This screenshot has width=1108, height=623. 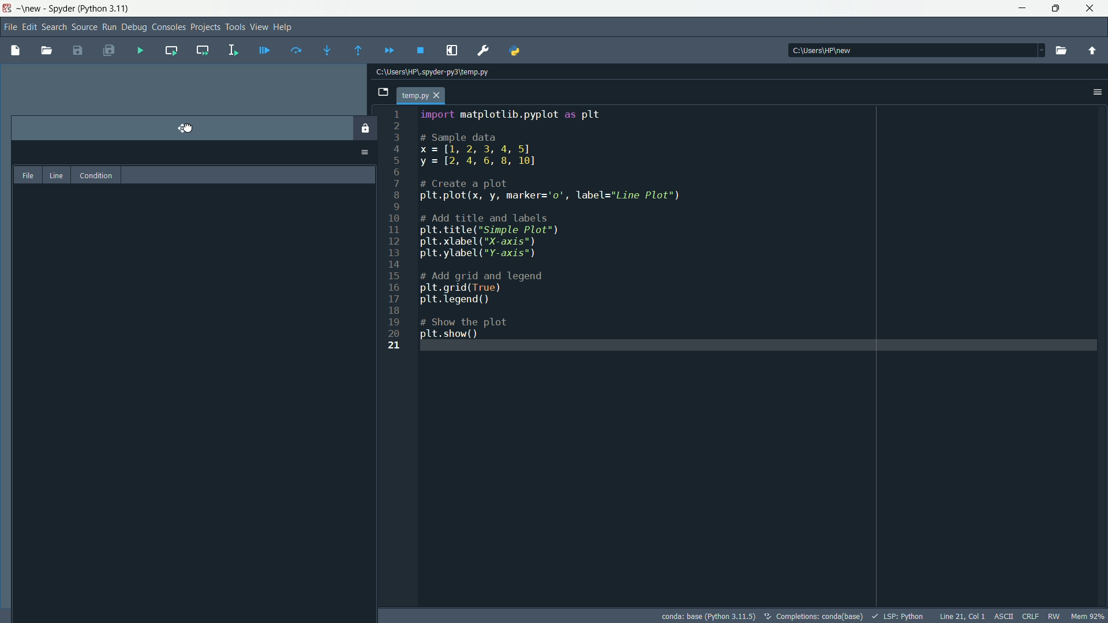 I want to click on save file, so click(x=78, y=51).